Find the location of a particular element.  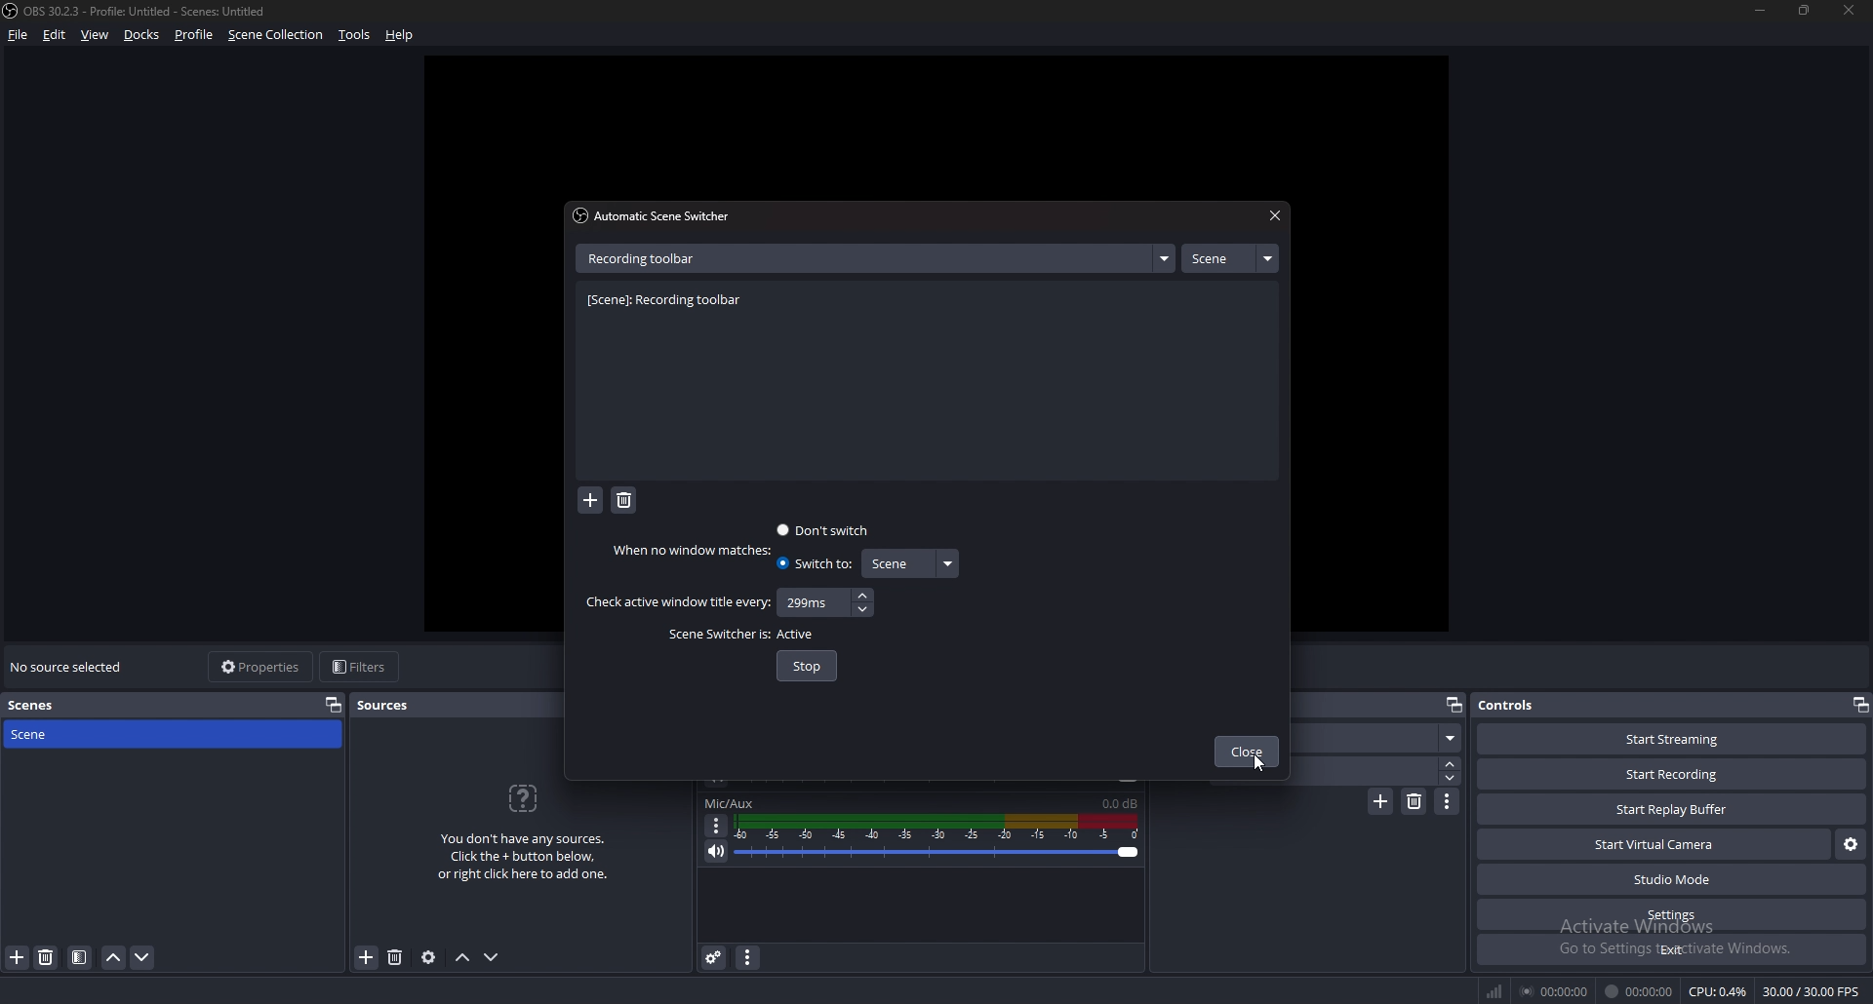

filter is located at coordinates (80, 957).